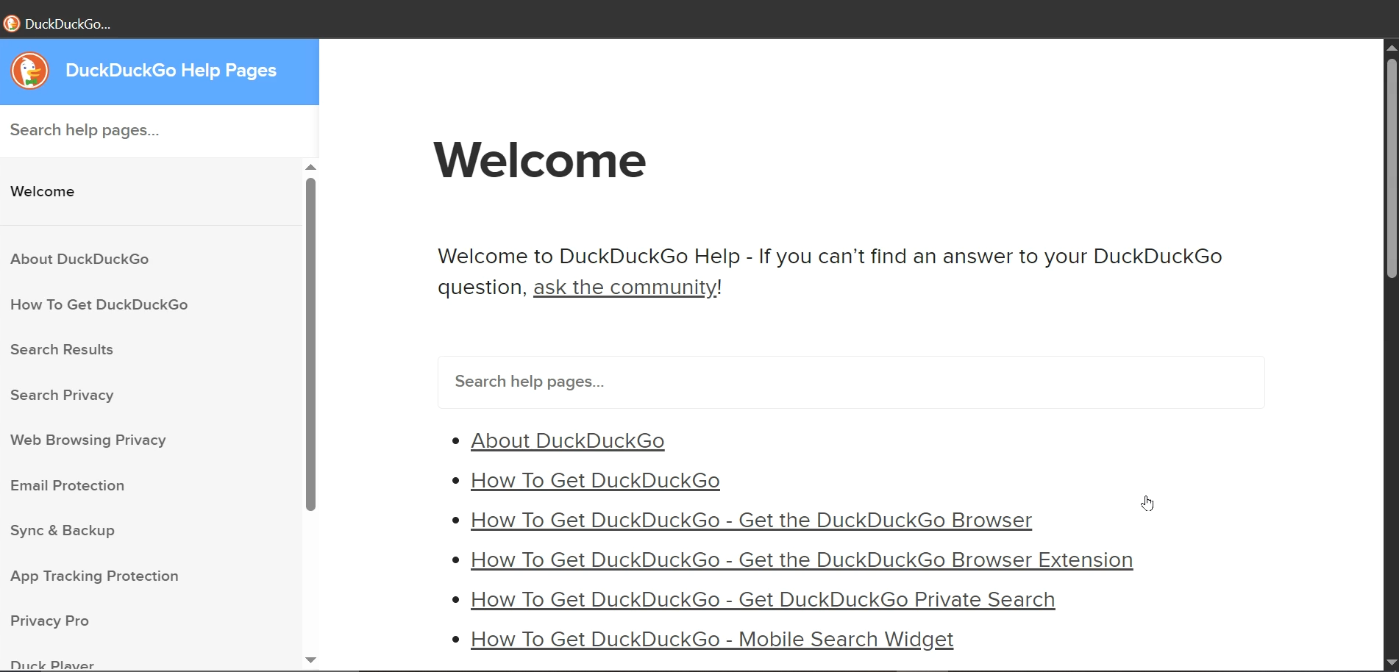 This screenshot has width=1399, height=672. Describe the element at coordinates (95, 578) in the screenshot. I see `App Tracking Protection` at that location.